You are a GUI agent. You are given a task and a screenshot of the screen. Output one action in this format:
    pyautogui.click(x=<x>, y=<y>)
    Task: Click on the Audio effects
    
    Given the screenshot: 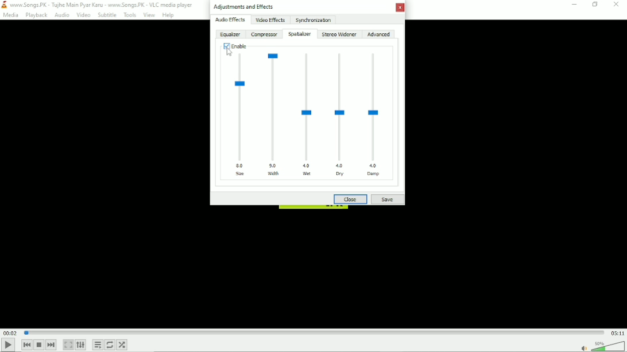 What is the action you would take?
    pyautogui.click(x=230, y=19)
    